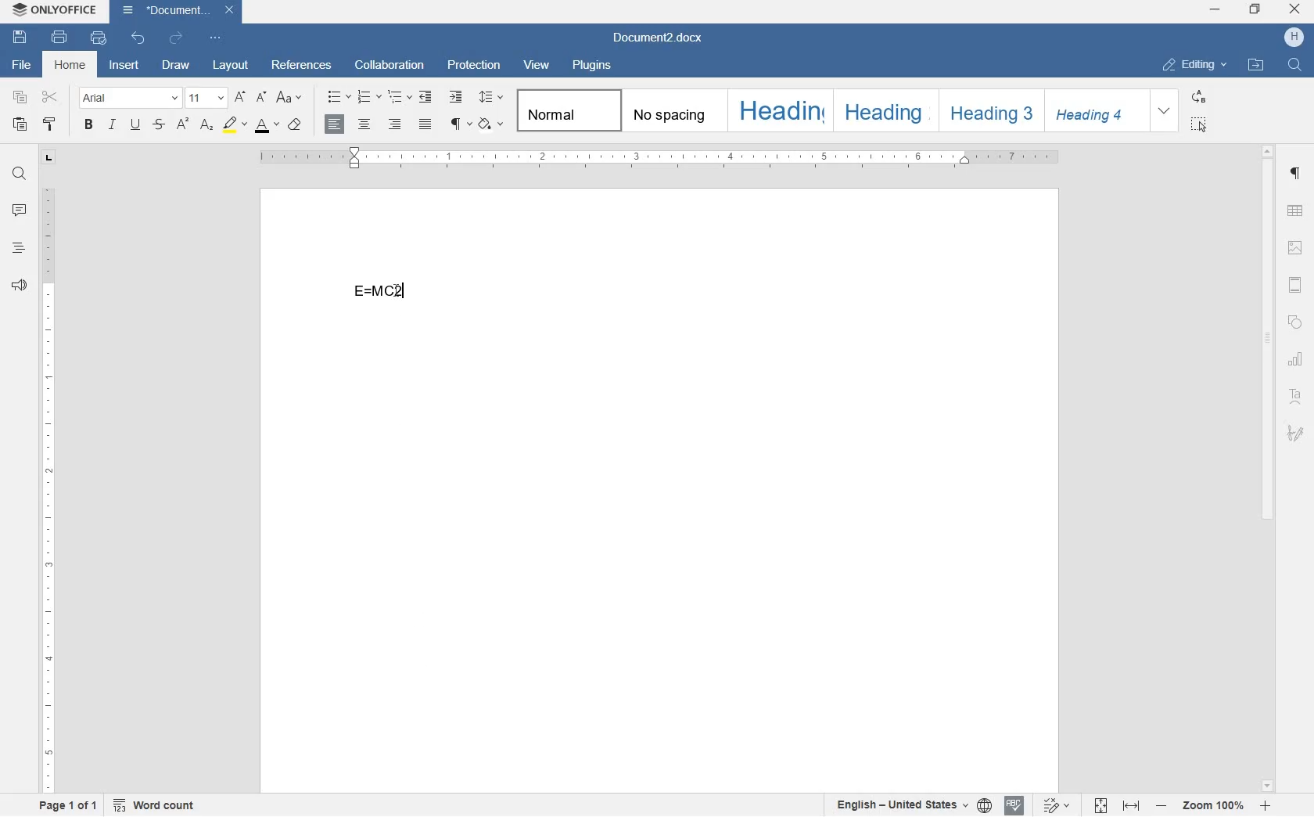 This screenshot has height=817, width=1314. Describe the element at coordinates (137, 124) in the screenshot. I see `underline` at that location.